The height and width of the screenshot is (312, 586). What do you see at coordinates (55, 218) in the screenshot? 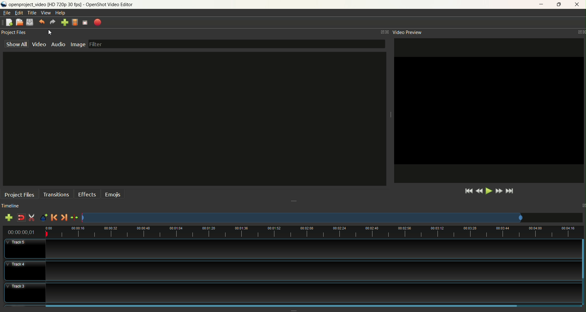
I see `previous marker` at bounding box center [55, 218].